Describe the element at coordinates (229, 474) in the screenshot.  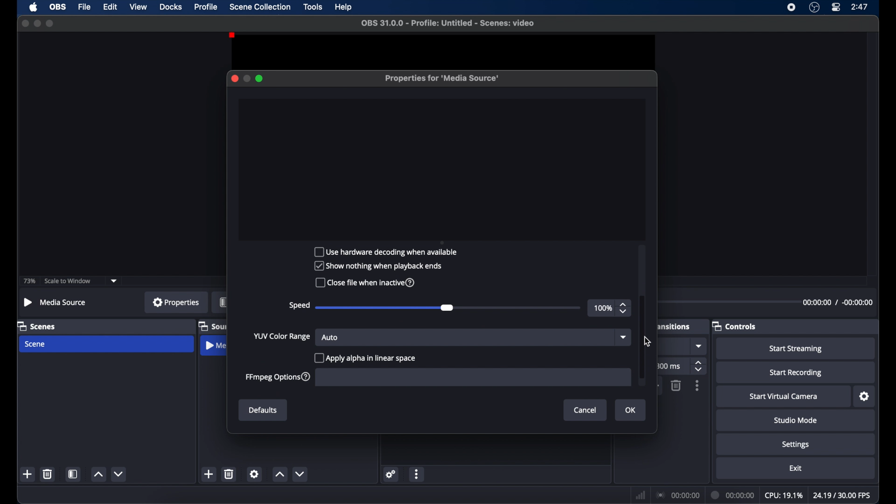
I see `delete` at that location.